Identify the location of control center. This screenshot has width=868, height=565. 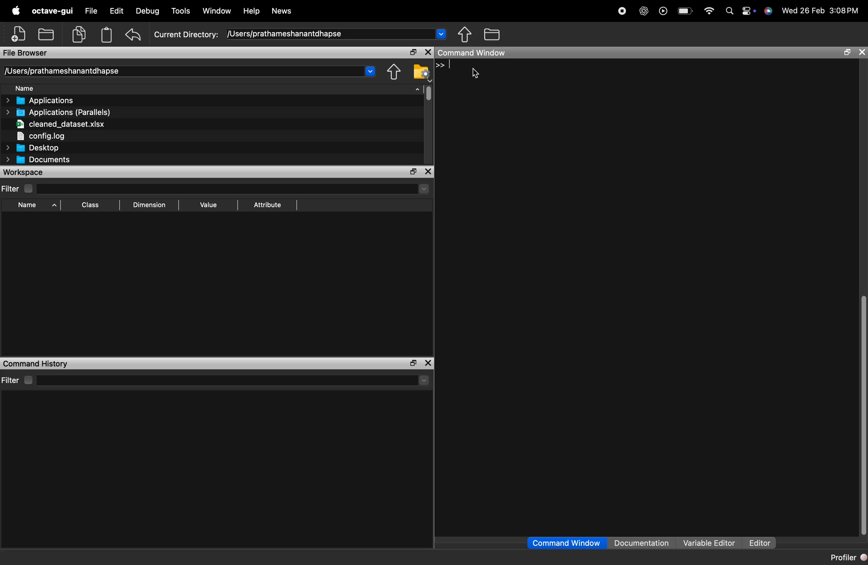
(749, 11).